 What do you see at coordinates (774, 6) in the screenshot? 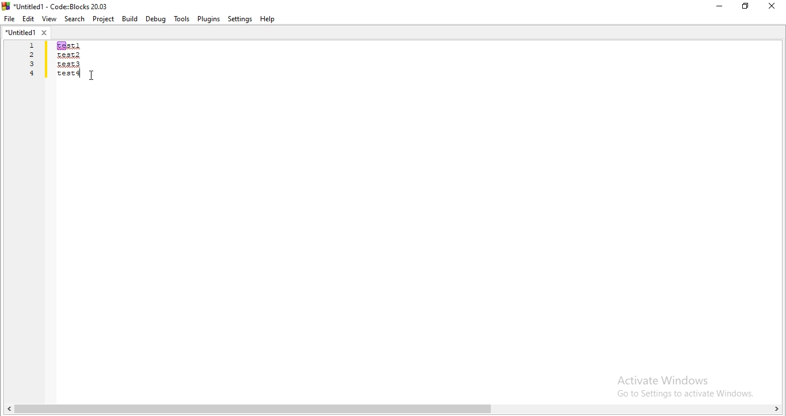
I see `close` at bounding box center [774, 6].